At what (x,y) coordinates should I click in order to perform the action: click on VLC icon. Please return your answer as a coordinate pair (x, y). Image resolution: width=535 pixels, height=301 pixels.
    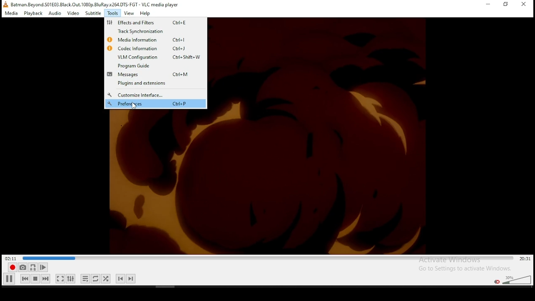
    Looking at the image, I should click on (5, 4).